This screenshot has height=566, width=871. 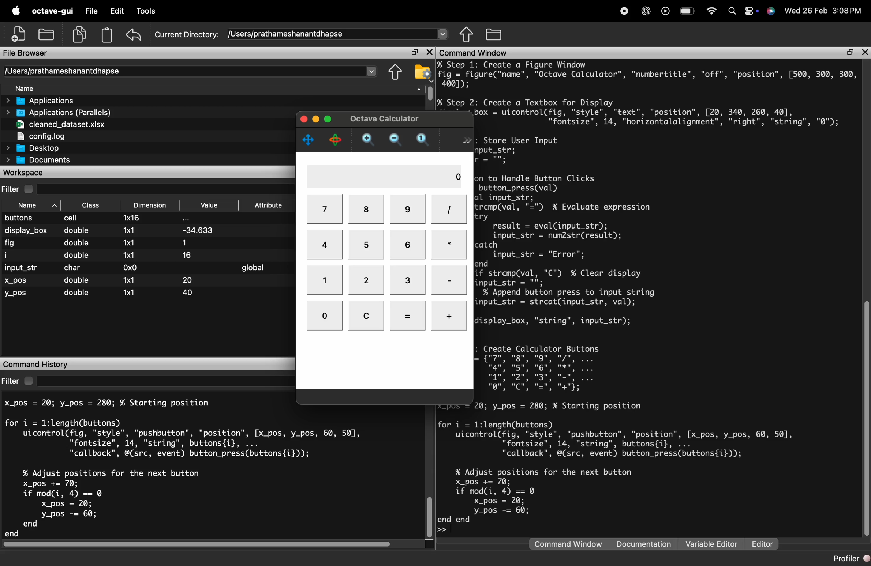 I want to click on Documentation, so click(x=644, y=544).